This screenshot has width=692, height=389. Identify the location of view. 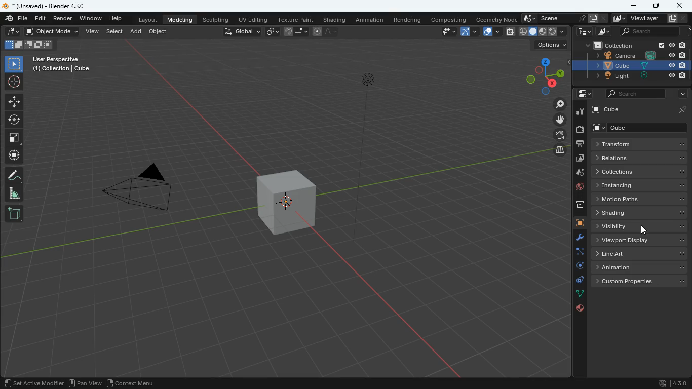
(447, 32).